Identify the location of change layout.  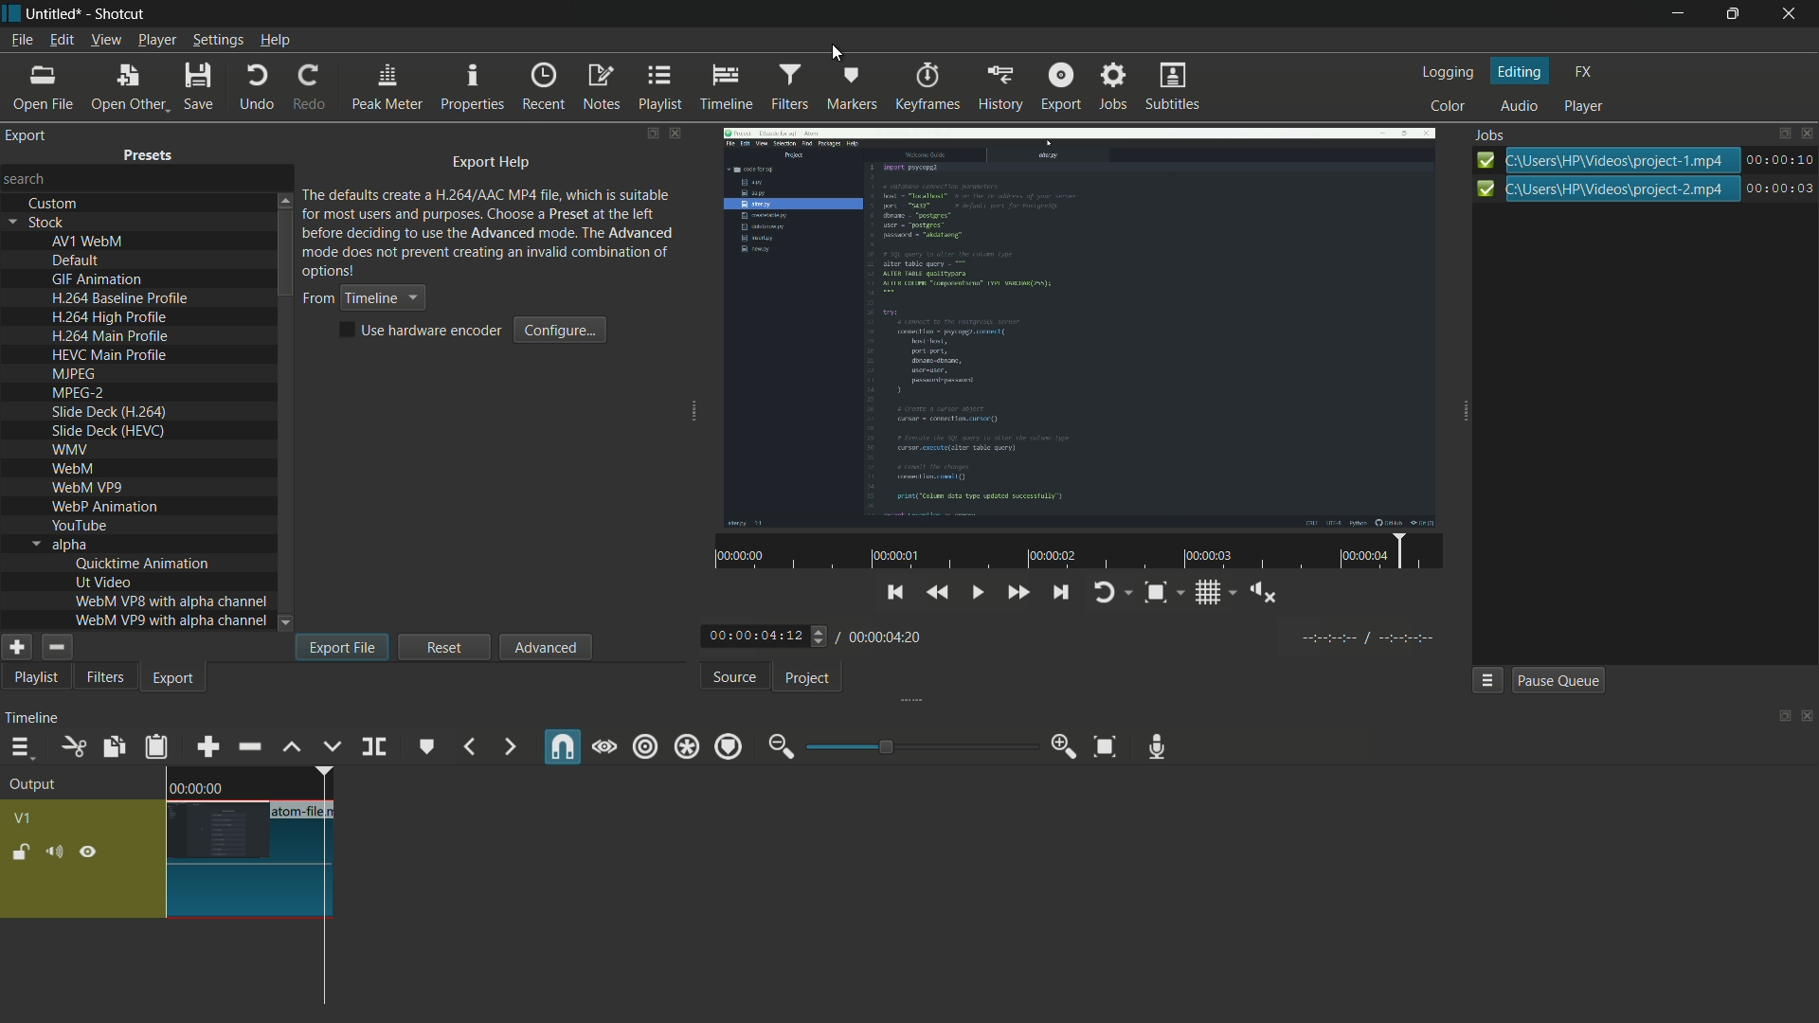
(1778, 717).